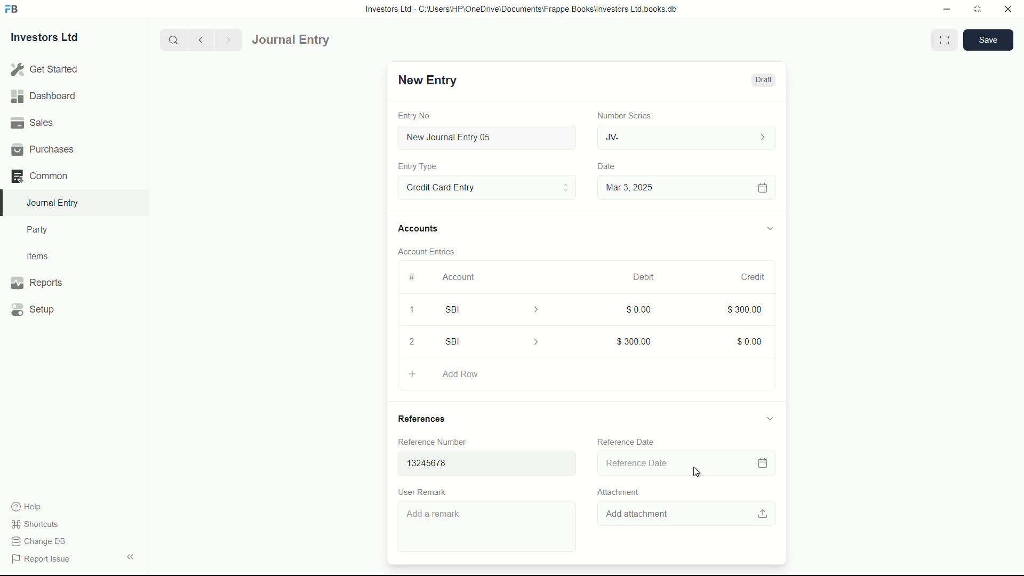 The height and width of the screenshot is (576, 1024). I want to click on Next, so click(226, 39).